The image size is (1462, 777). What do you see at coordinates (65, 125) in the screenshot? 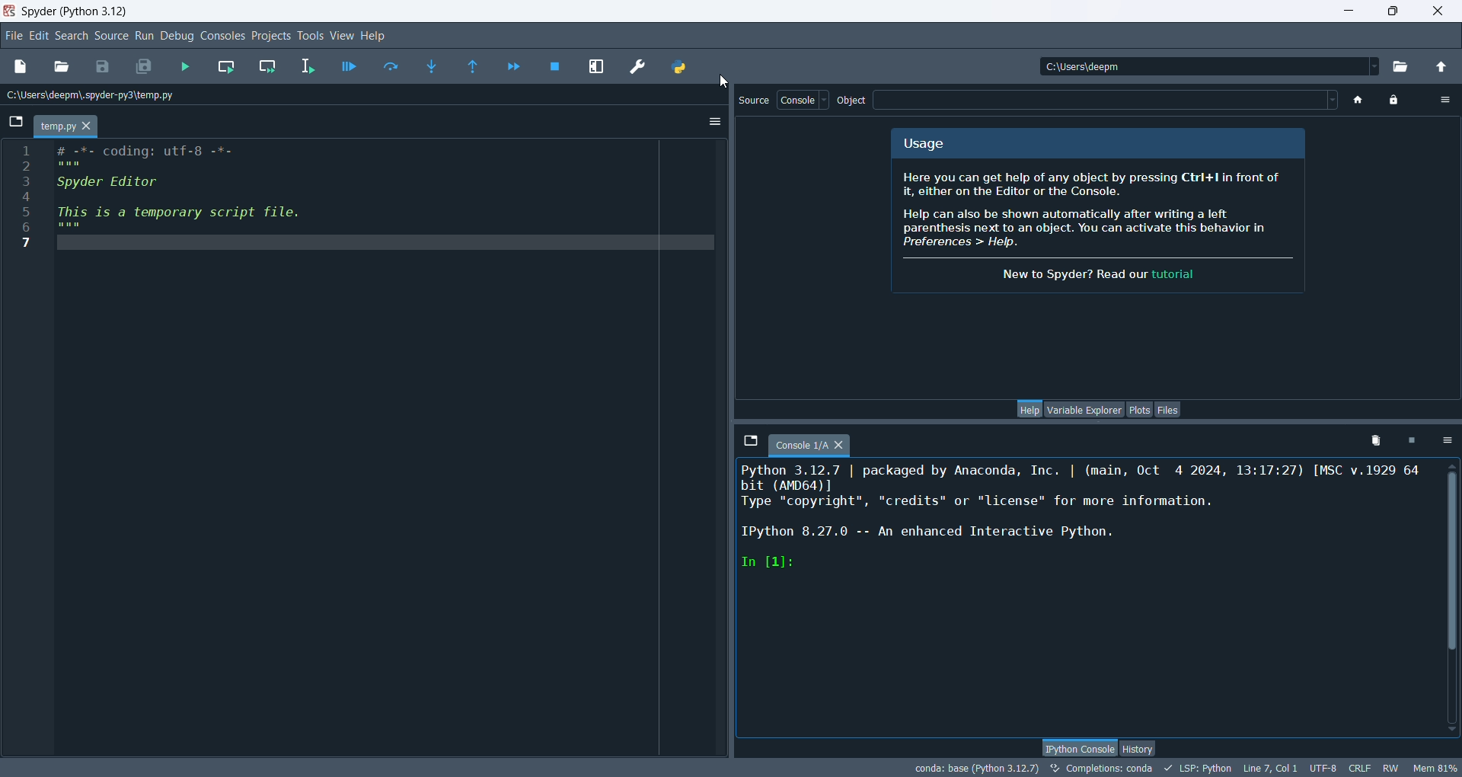
I see `temp.py` at bounding box center [65, 125].